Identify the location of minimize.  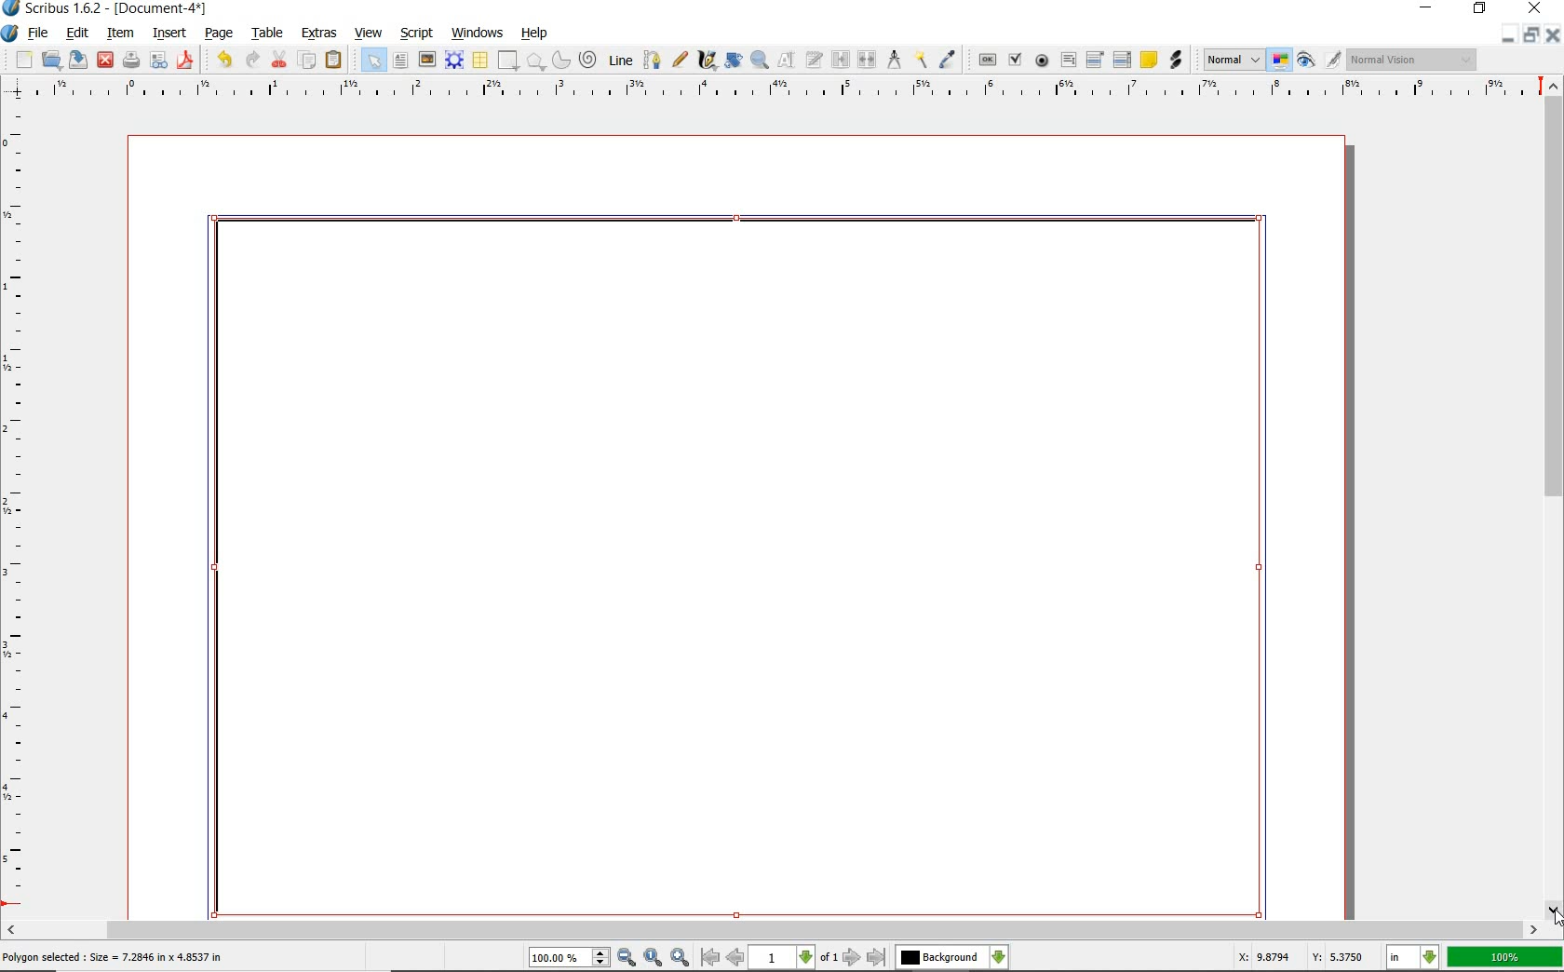
(1511, 35).